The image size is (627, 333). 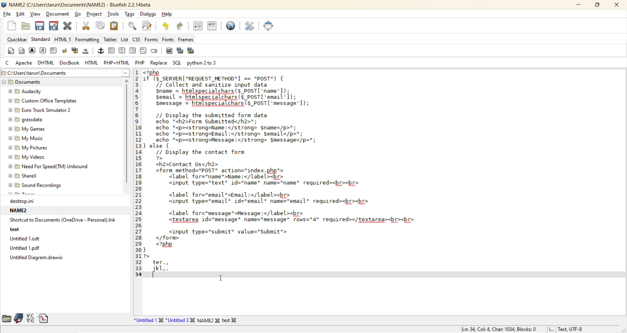 What do you see at coordinates (43, 51) in the screenshot?
I see `emphasis` at bounding box center [43, 51].